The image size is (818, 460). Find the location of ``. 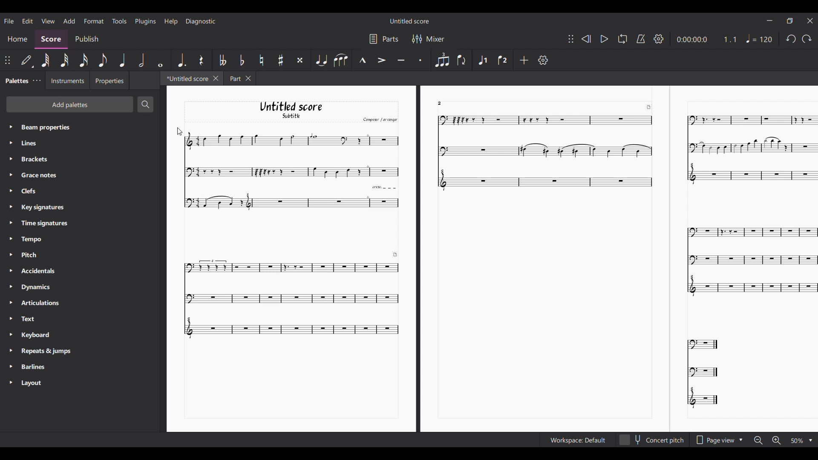

 is located at coordinates (703, 344).